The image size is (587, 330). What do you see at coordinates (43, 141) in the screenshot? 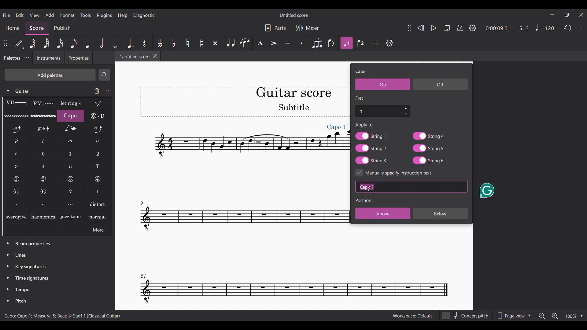
I see `RH guitar fingering i` at bounding box center [43, 141].